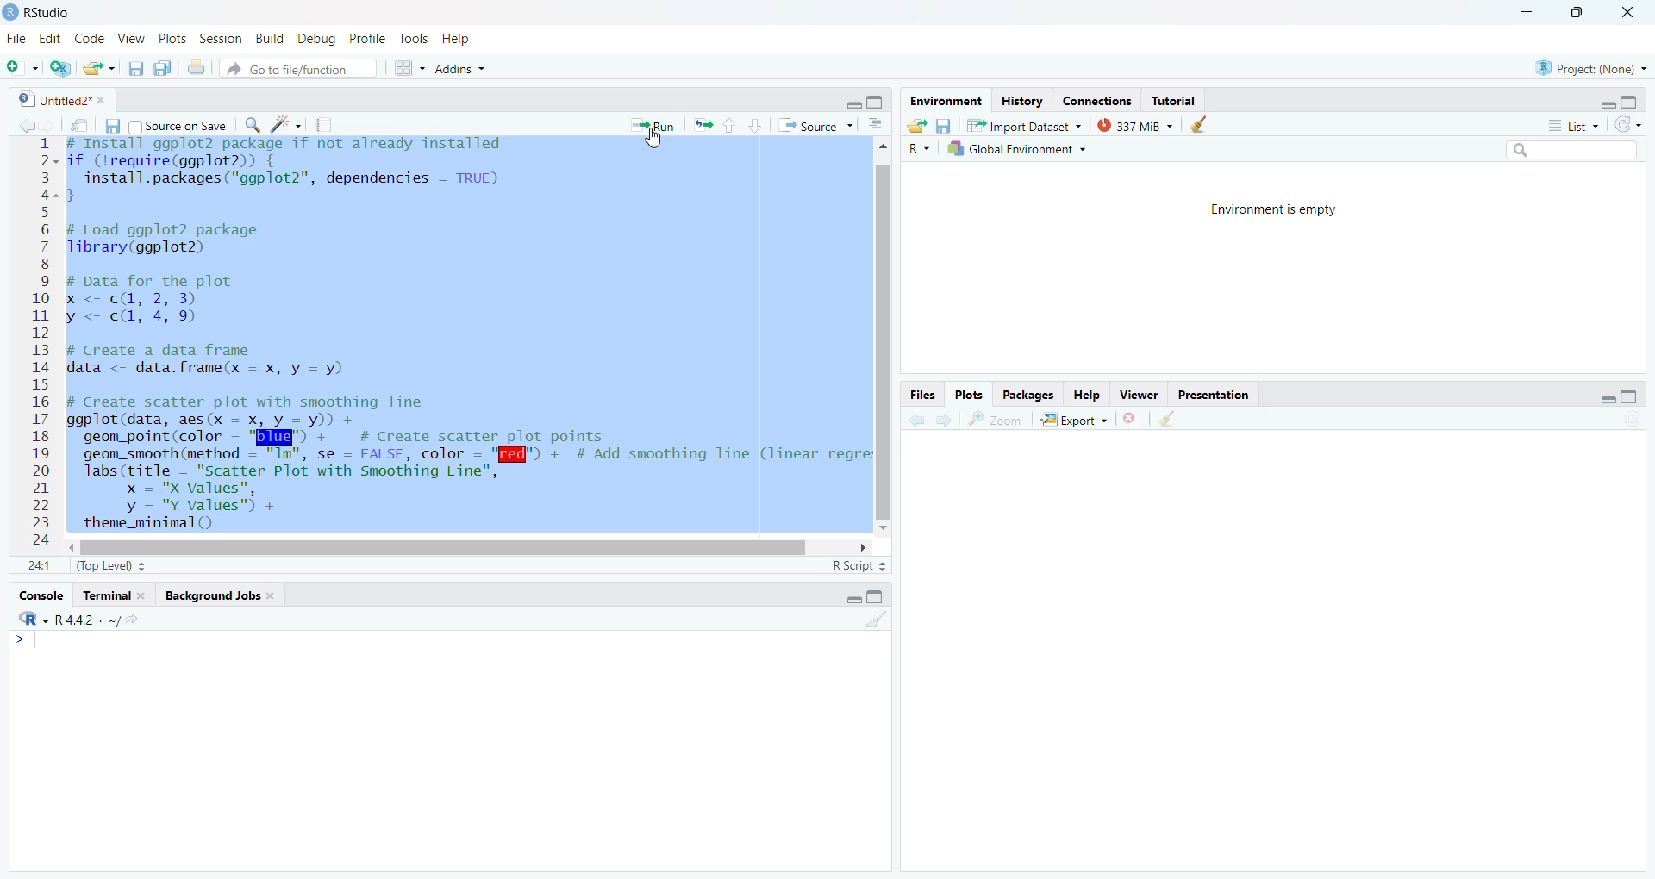  What do you see at coordinates (1601, 398) in the screenshot?
I see `hide r script` at bounding box center [1601, 398].